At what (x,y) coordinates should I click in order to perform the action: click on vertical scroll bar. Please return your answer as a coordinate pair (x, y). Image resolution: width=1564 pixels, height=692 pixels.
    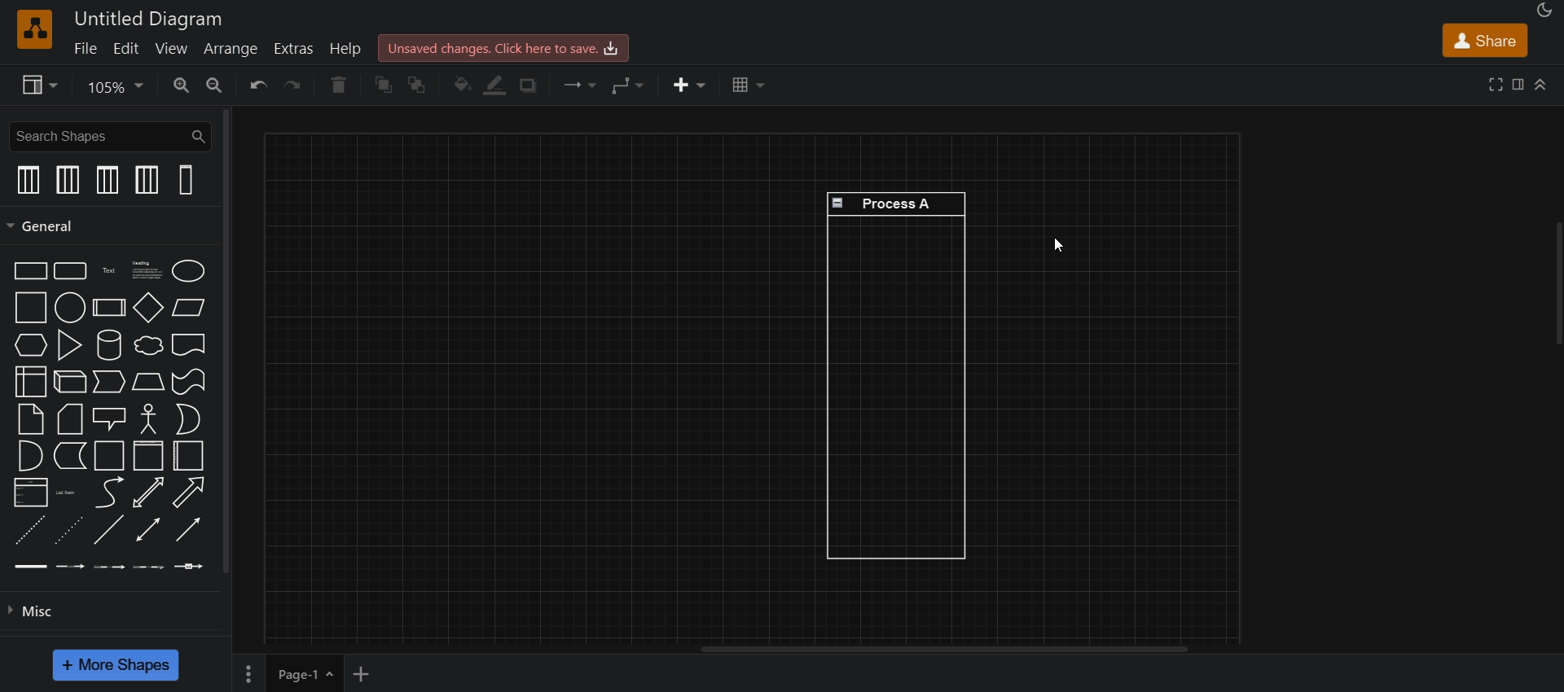
    Looking at the image, I should click on (232, 341).